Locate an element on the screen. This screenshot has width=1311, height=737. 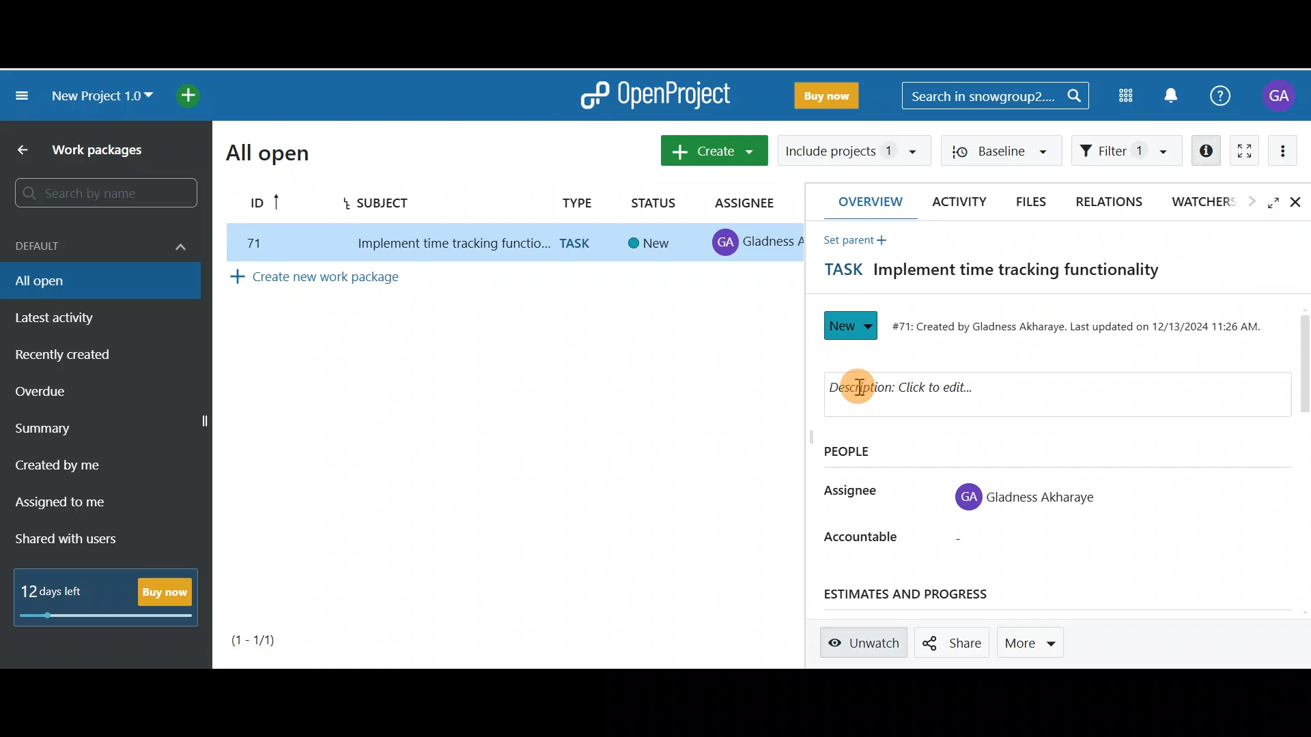
Type is located at coordinates (574, 201).